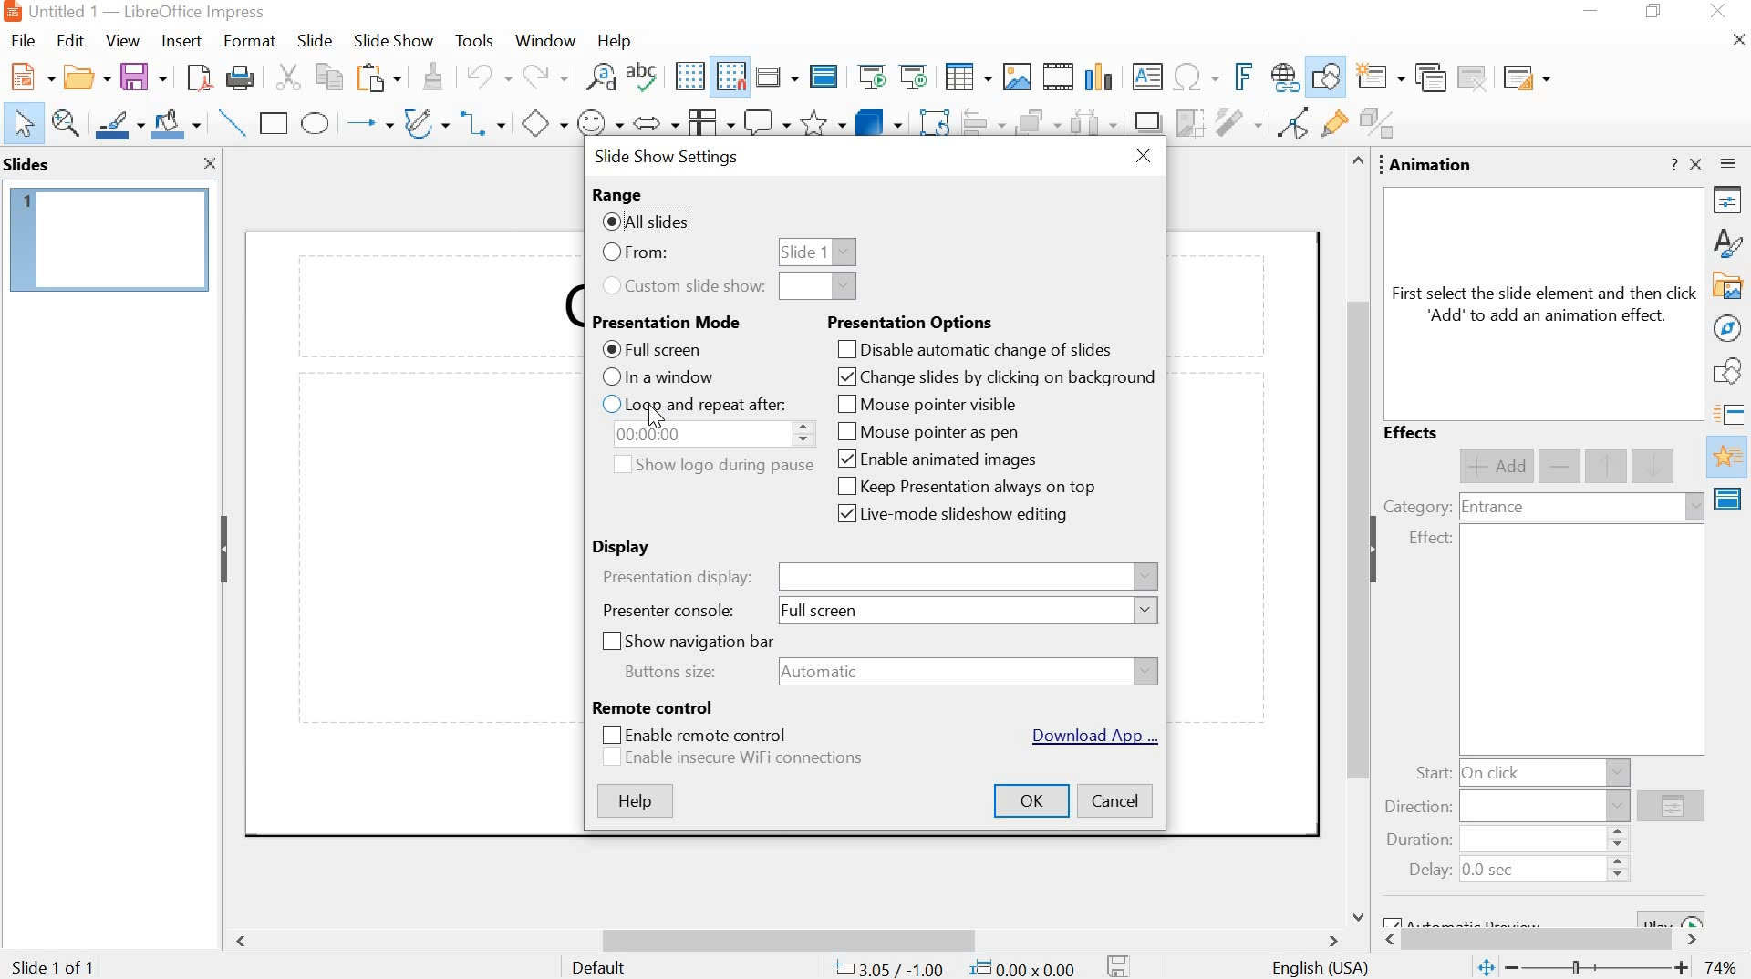  I want to click on snap to grid, so click(730, 77).